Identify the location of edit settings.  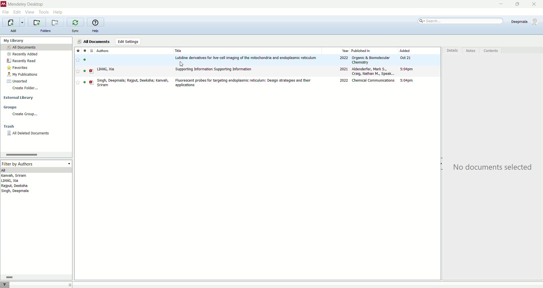
(128, 42).